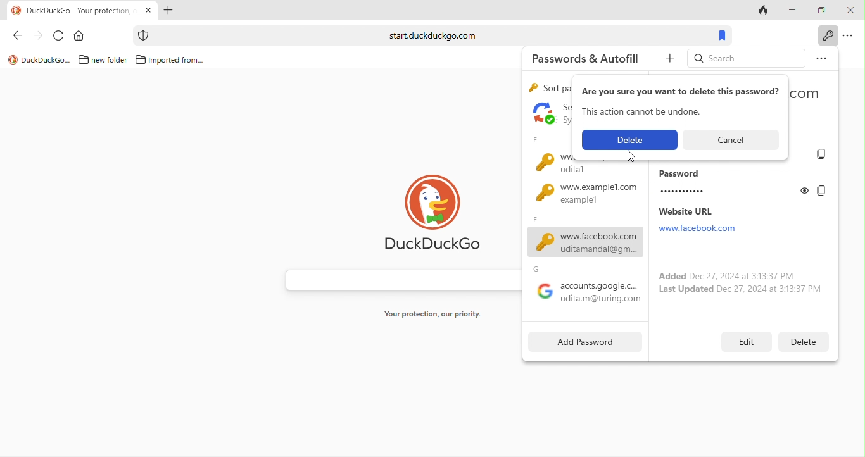 The image size is (865, 457). I want to click on minimize, so click(793, 10).